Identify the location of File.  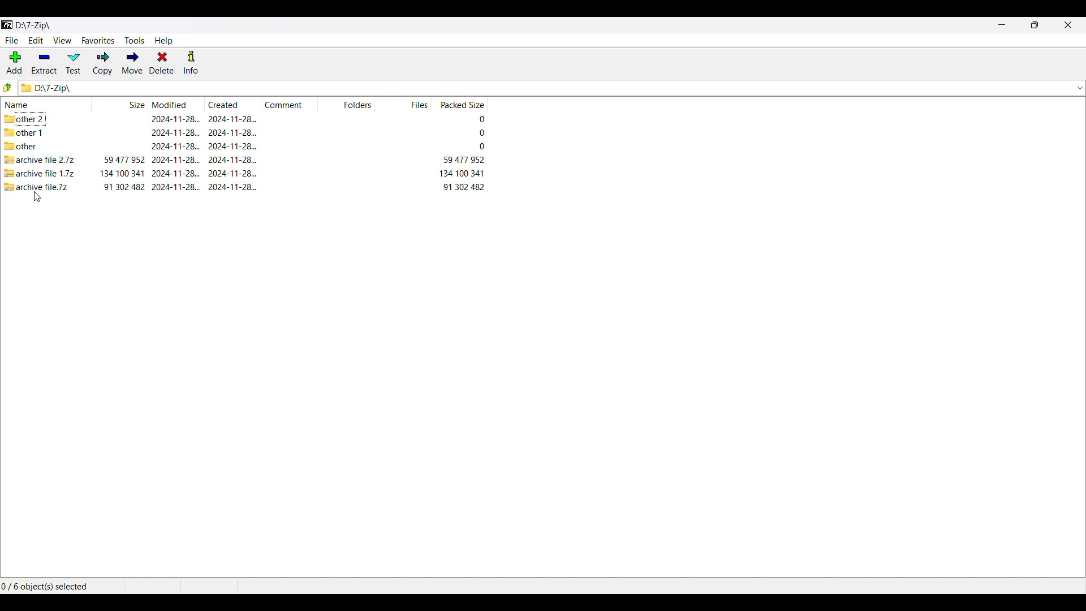
(12, 41).